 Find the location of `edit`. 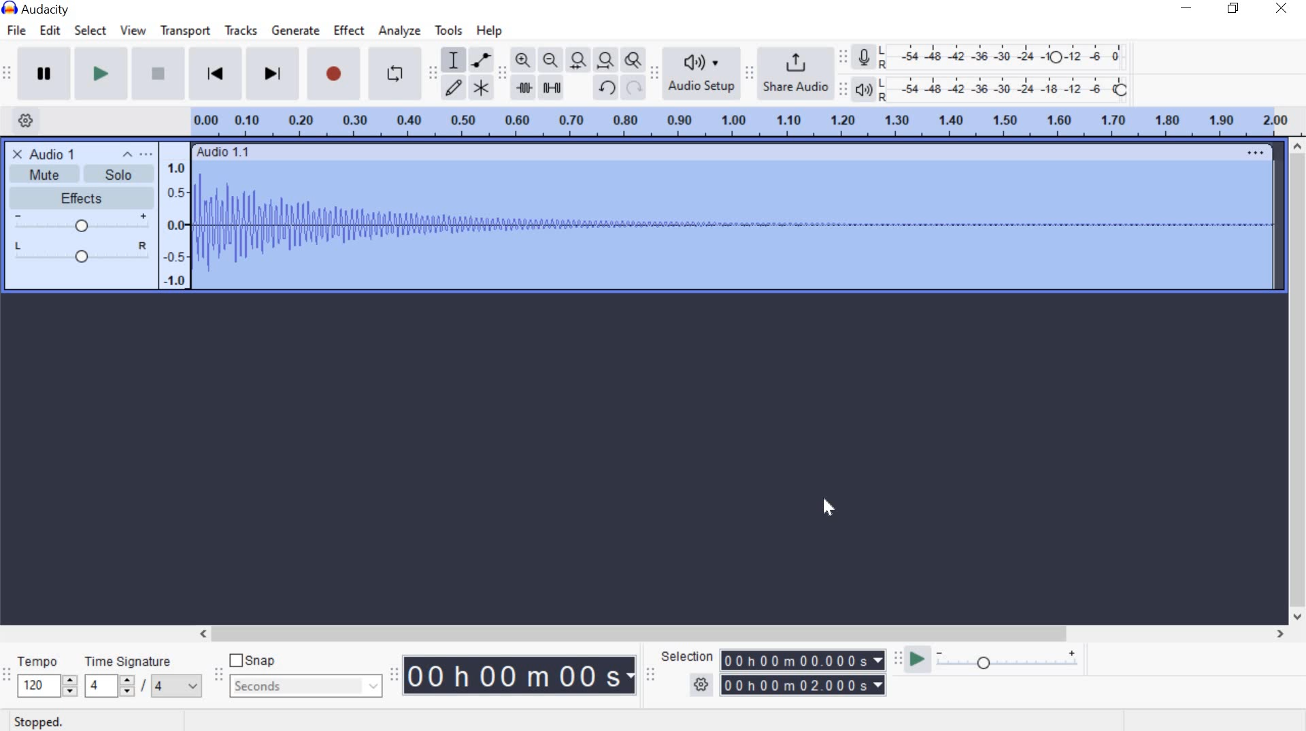

edit is located at coordinates (52, 30).